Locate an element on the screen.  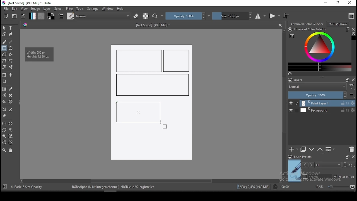
freehand path tool is located at coordinates (11, 61).